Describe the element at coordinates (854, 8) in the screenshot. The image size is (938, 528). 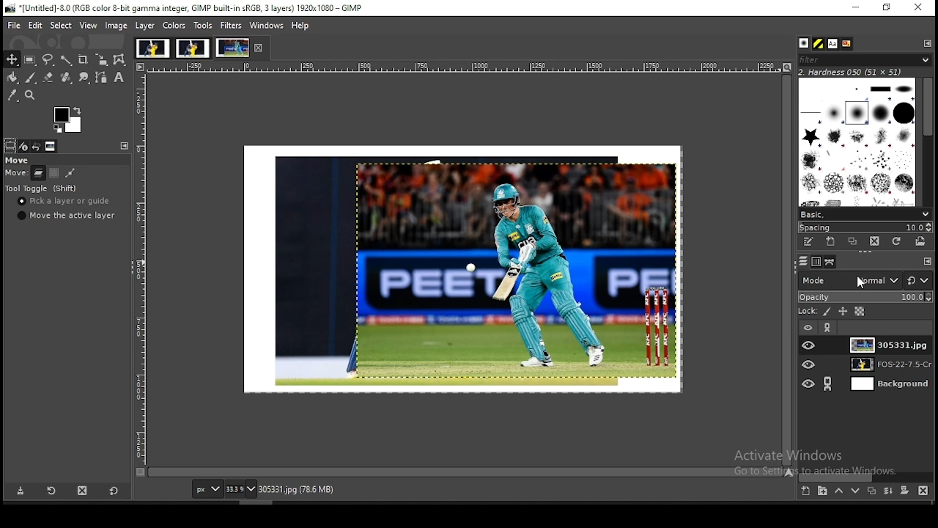
I see `minimize` at that location.